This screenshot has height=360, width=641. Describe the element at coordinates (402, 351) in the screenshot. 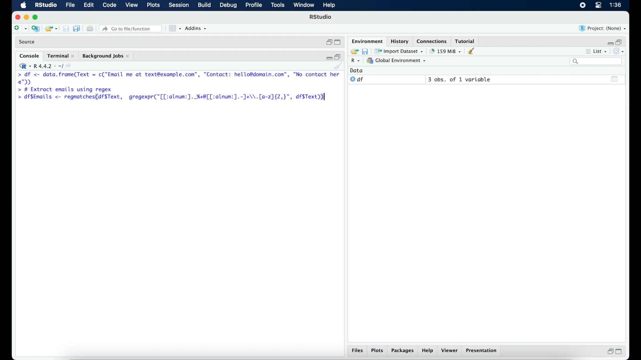

I see `packages` at that location.